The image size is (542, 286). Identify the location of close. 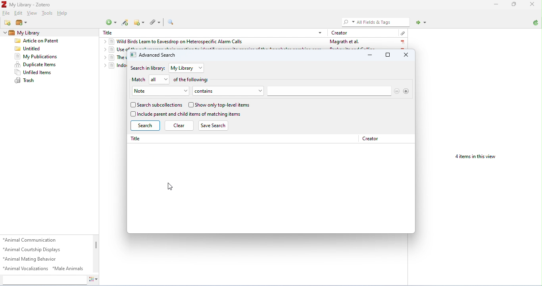
(407, 55).